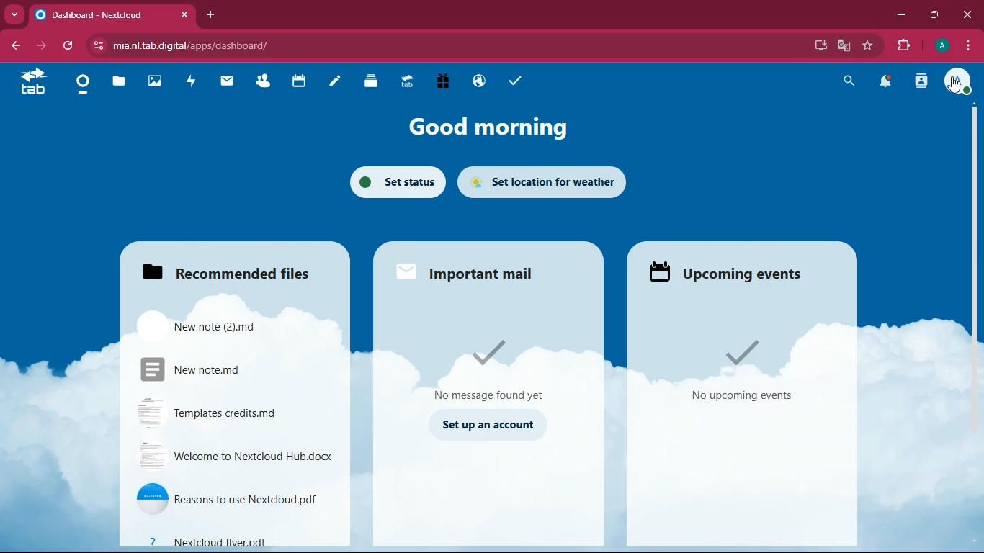  I want to click on set location, so click(545, 184).